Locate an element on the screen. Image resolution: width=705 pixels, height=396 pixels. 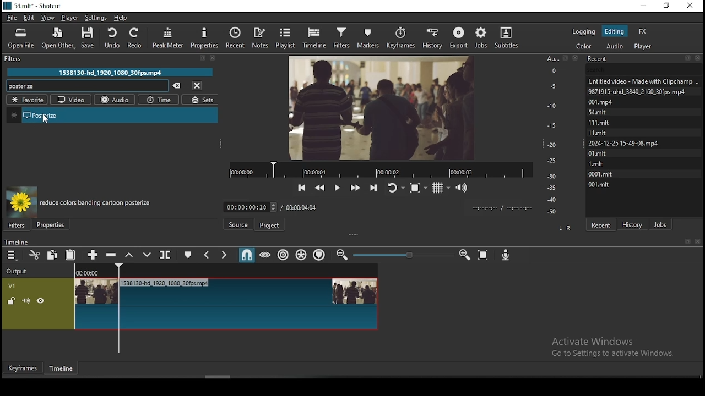
ripple markers is located at coordinates (318, 255).